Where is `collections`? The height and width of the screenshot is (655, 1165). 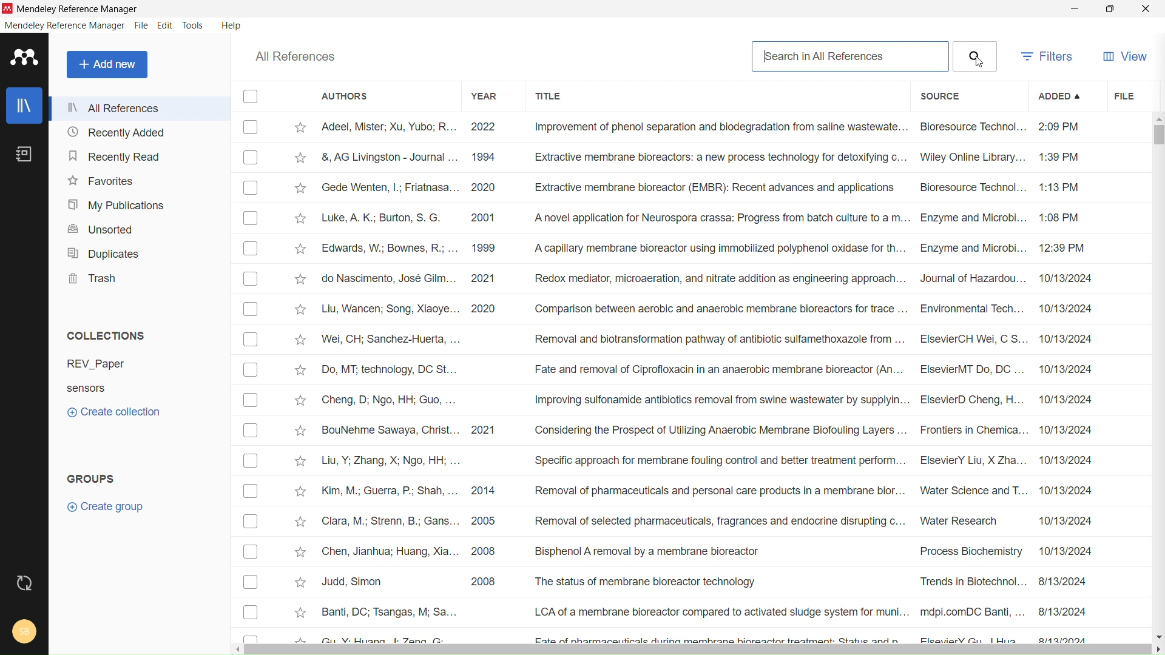
collections is located at coordinates (106, 335).